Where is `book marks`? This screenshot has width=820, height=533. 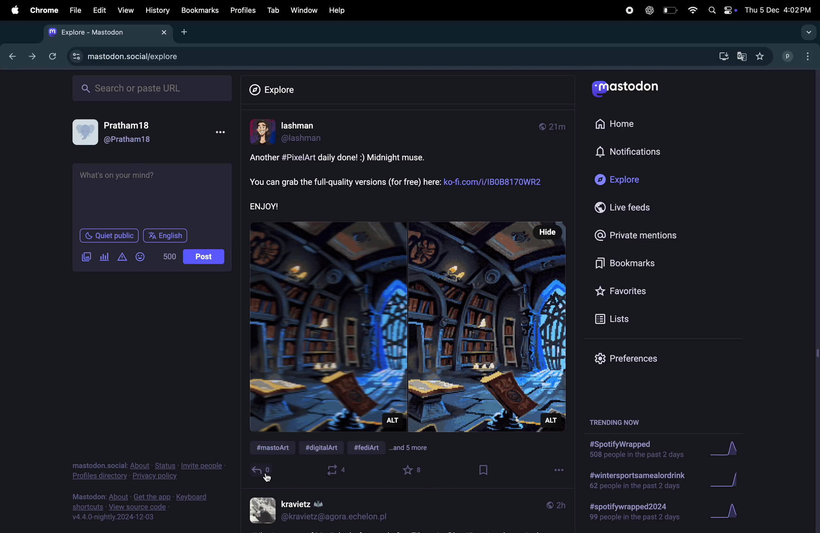 book marks is located at coordinates (636, 263).